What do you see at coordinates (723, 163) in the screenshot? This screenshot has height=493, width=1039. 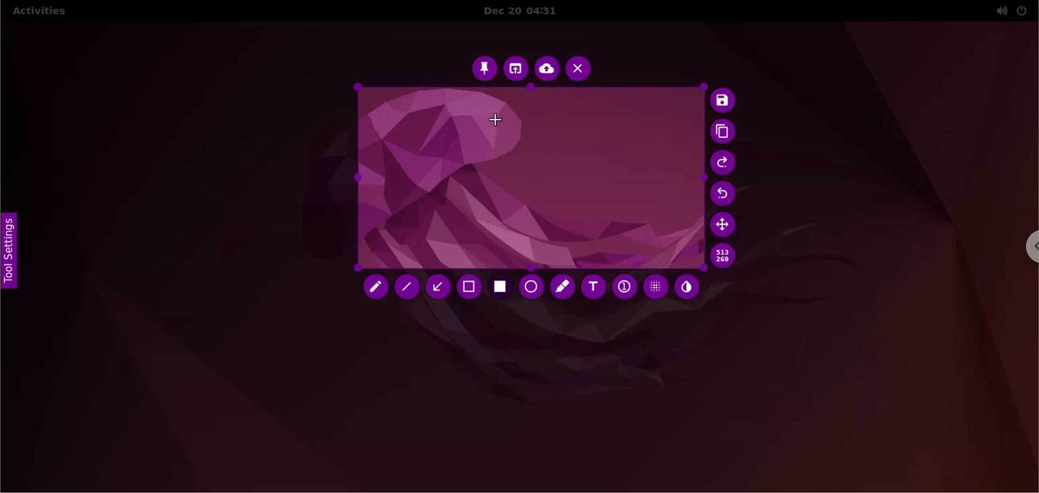 I see `redo` at bounding box center [723, 163].